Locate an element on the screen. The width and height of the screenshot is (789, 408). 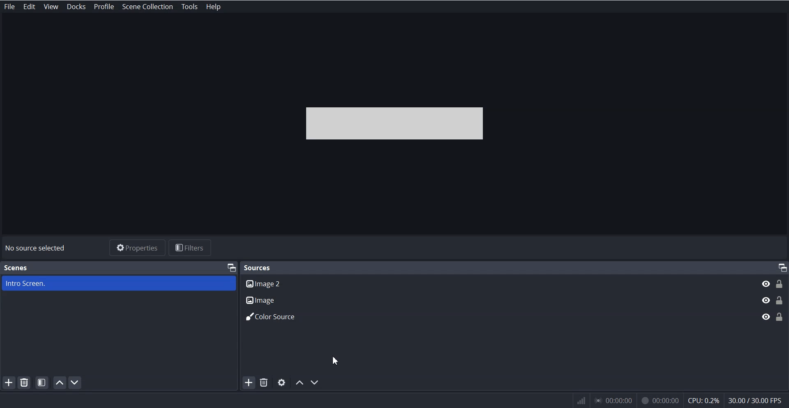
cpu is located at coordinates (703, 399).